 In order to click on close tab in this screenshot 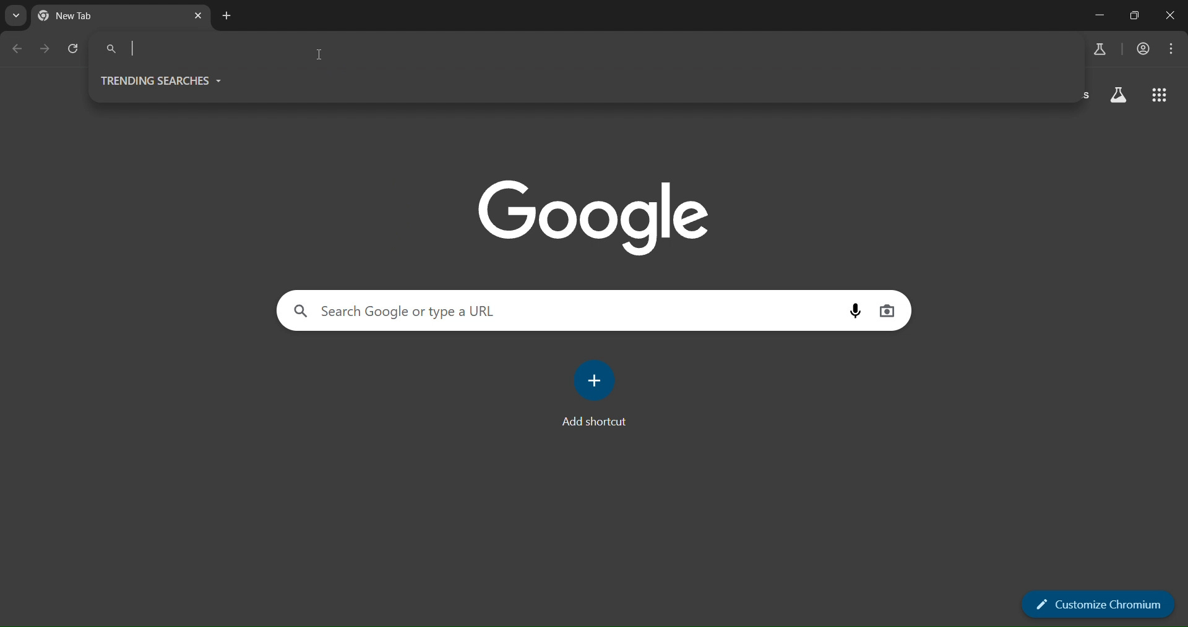, I will do `click(199, 15)`.